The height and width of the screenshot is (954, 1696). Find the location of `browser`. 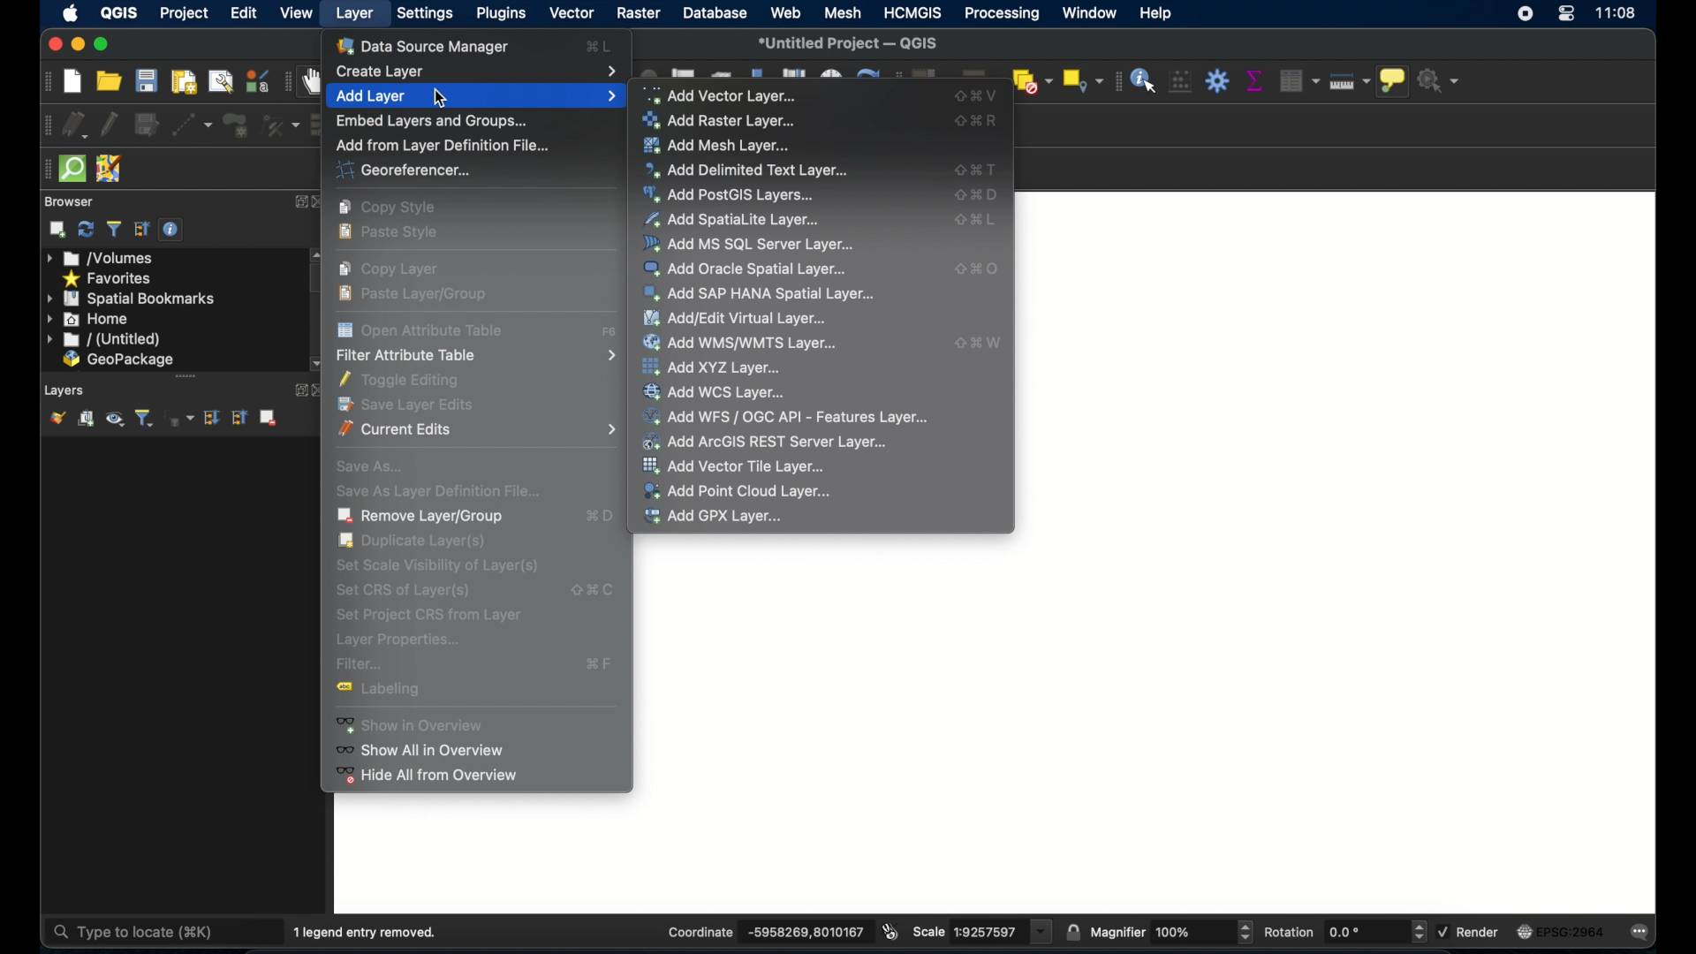

browser is located at coordinates (68, 201).